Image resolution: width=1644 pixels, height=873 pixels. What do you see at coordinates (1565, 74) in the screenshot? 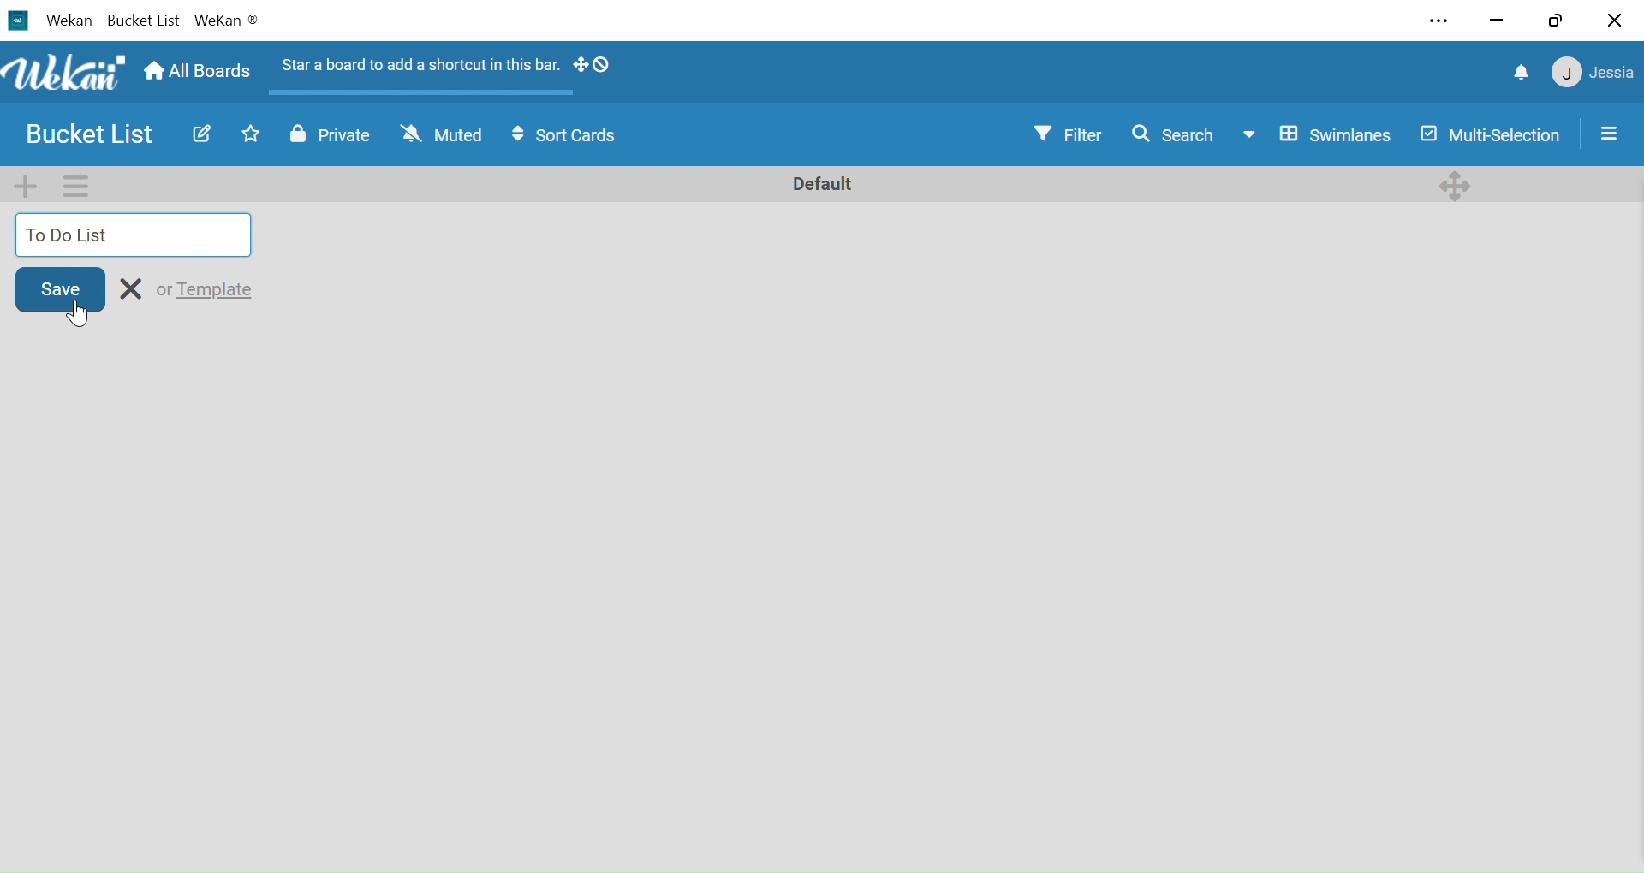
I see `Avatar` at bounding box center [1565, 74].